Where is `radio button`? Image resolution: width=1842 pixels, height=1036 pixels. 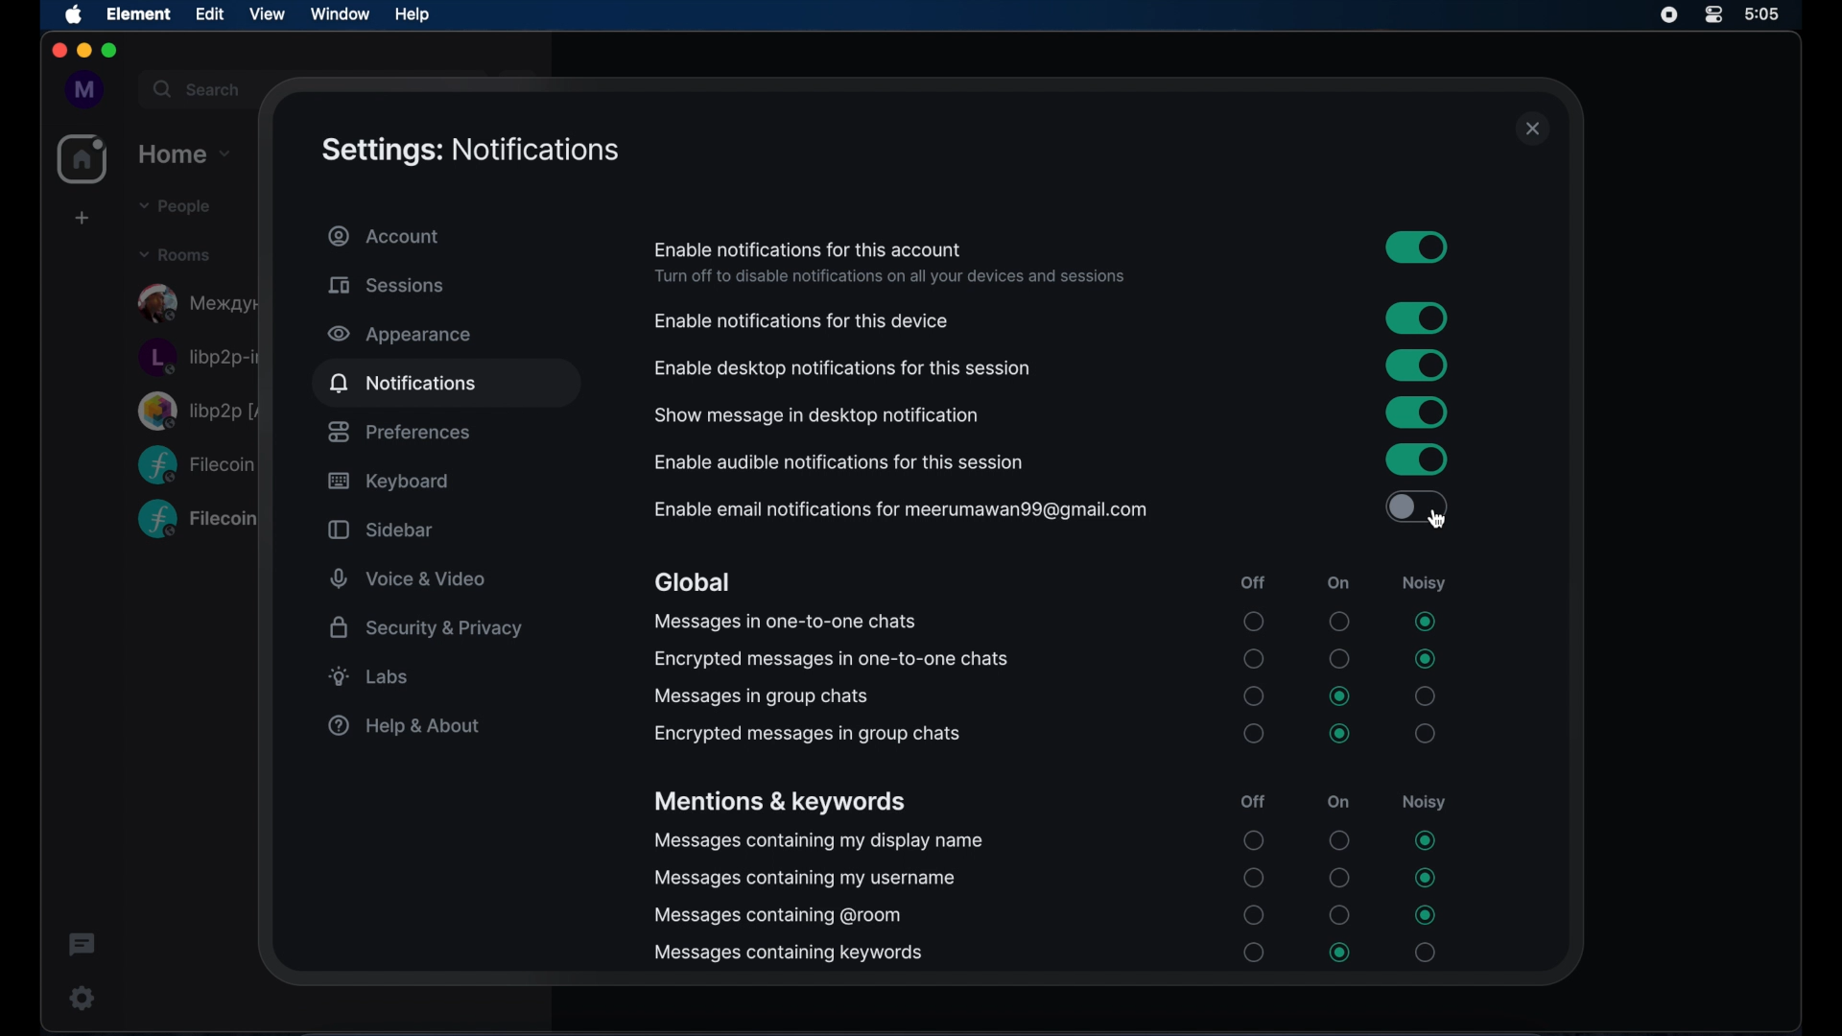
radio button is located at coordinates (1254, 733).